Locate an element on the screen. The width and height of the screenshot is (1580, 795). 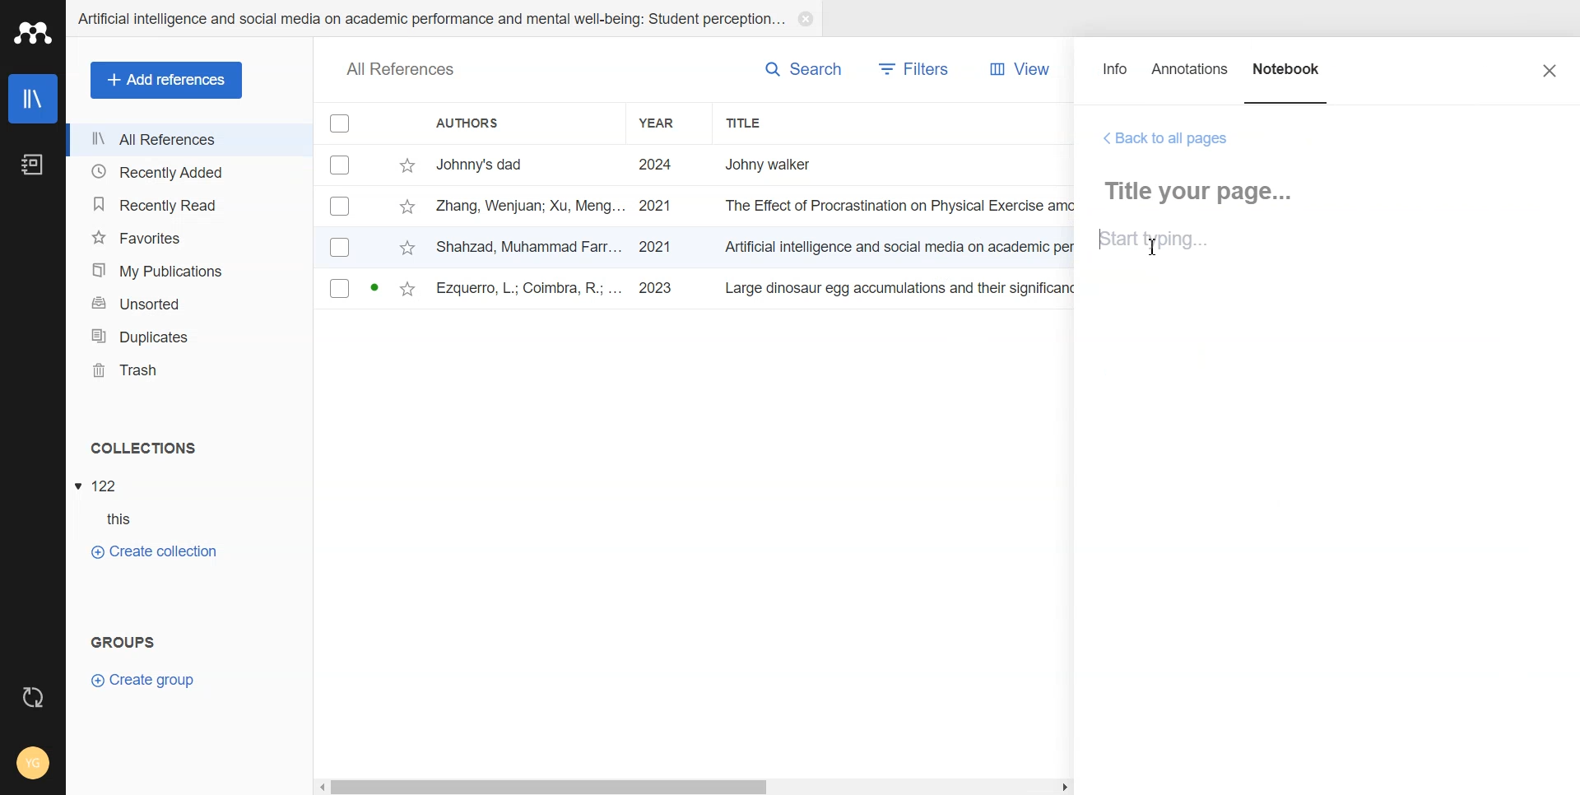
Checkbox is located at coordinates (341, 246).